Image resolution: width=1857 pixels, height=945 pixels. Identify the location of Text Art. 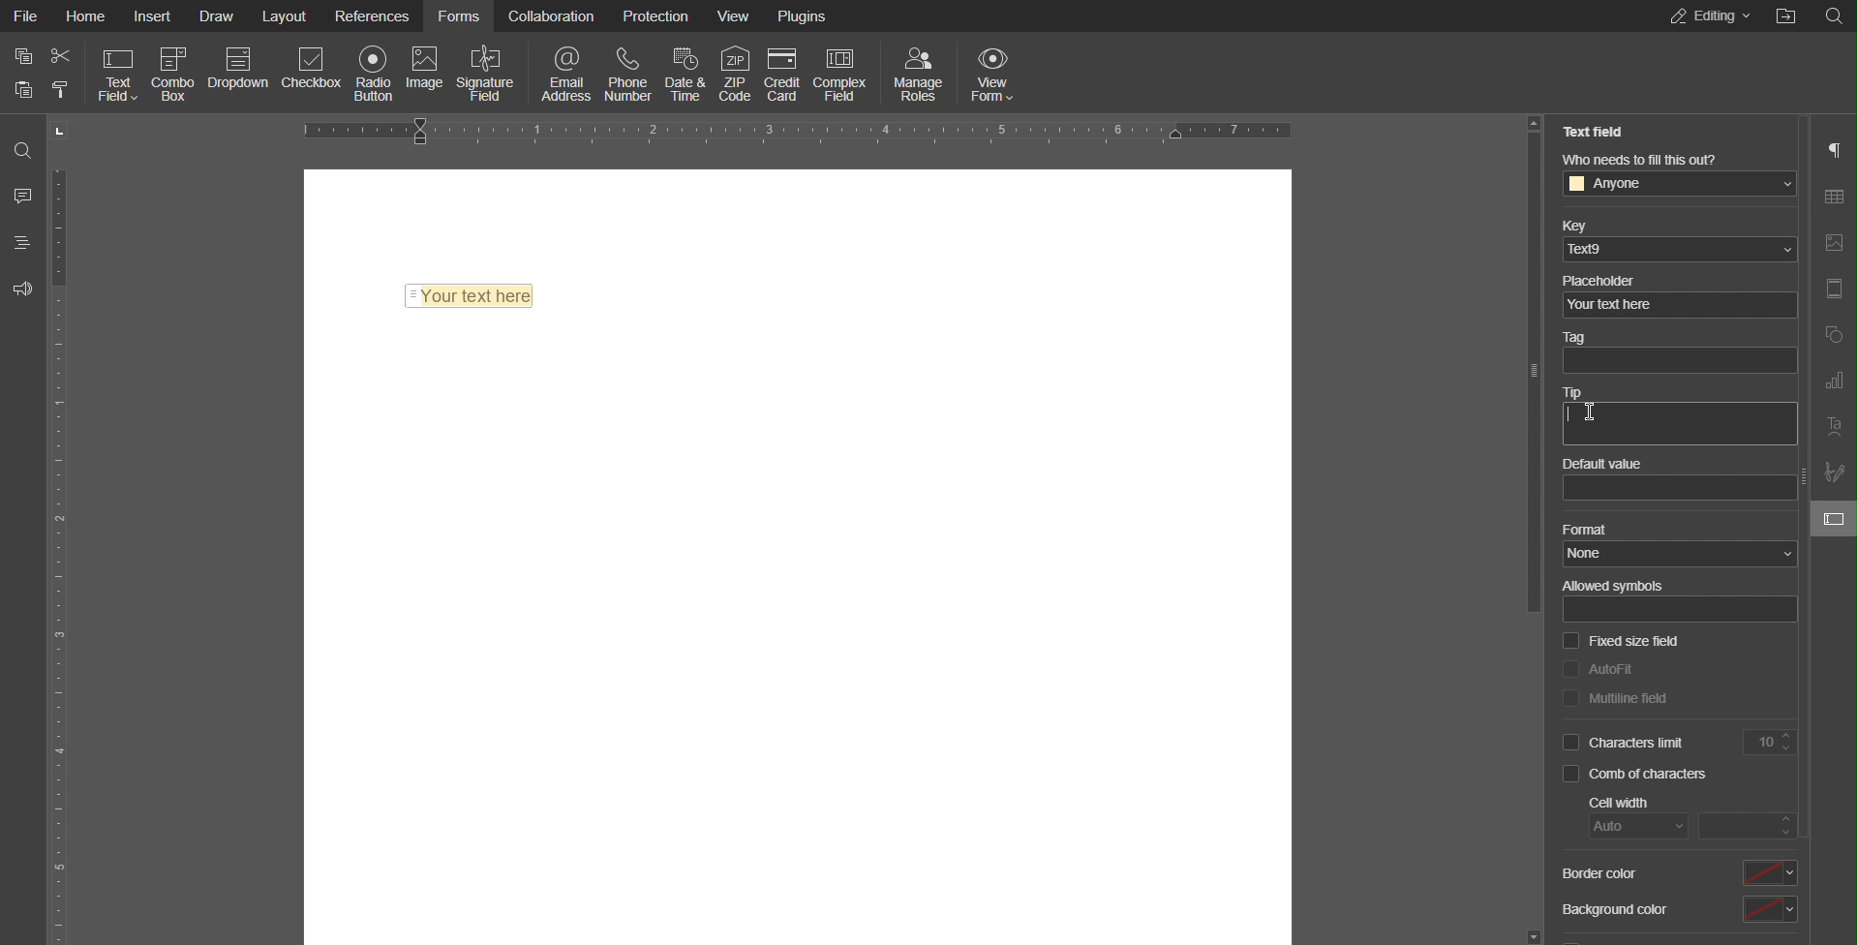
(1832, 427).